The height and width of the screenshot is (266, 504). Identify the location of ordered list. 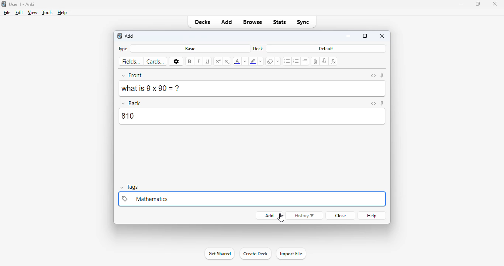
(296, 61).